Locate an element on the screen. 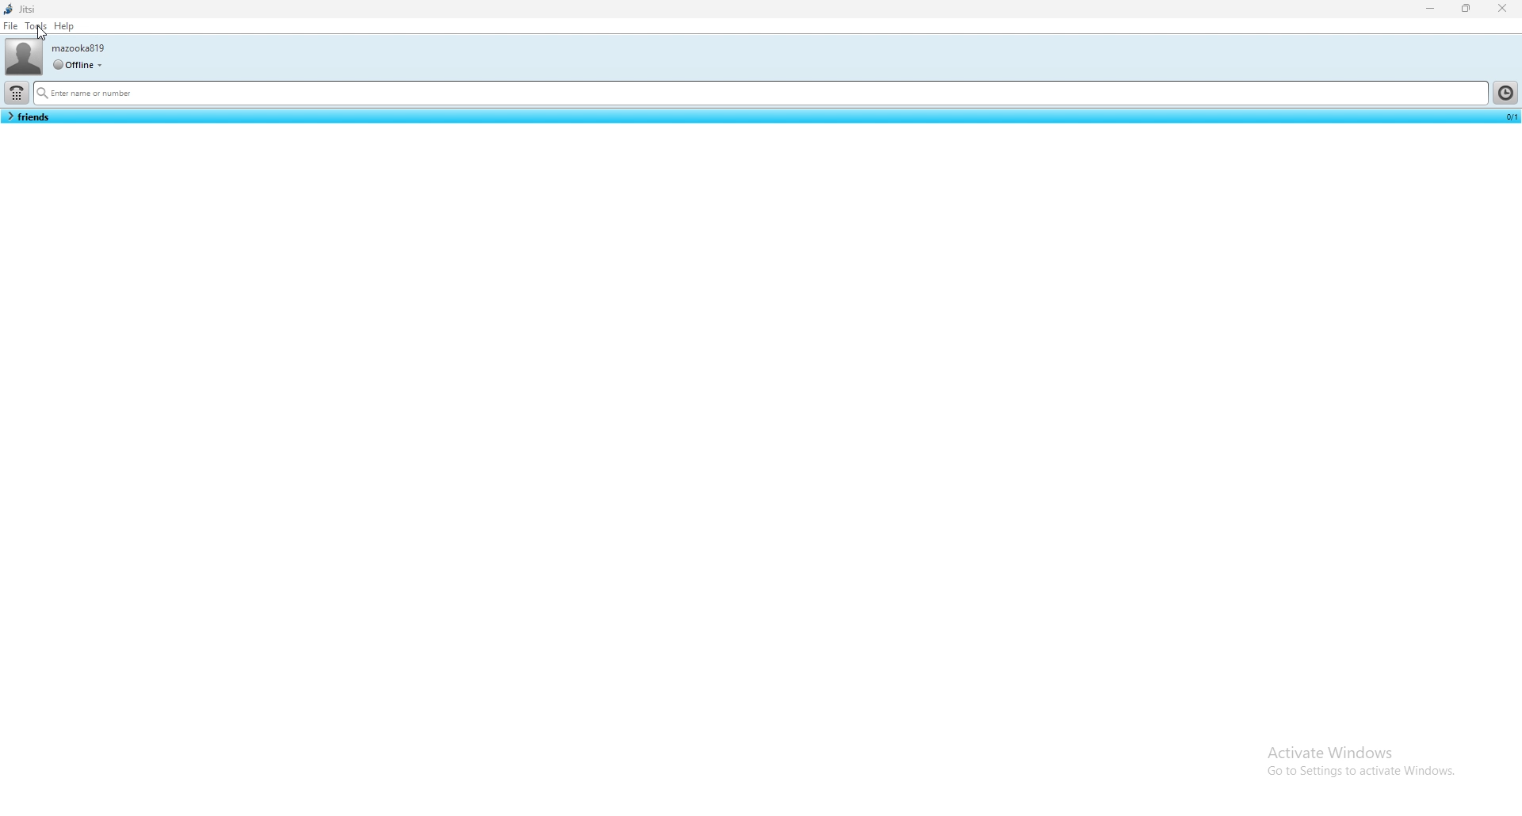 The image size is (1522, 816). username is located at coordinates (81, 48).